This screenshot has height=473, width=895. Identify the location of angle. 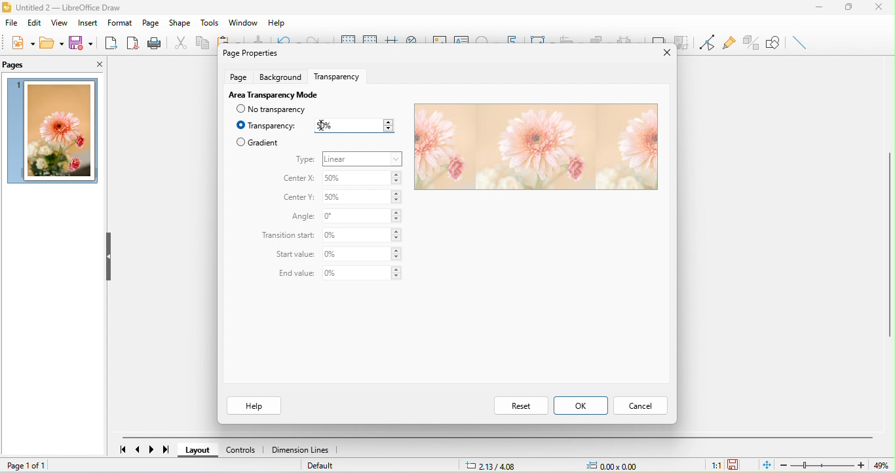
(300, 217).